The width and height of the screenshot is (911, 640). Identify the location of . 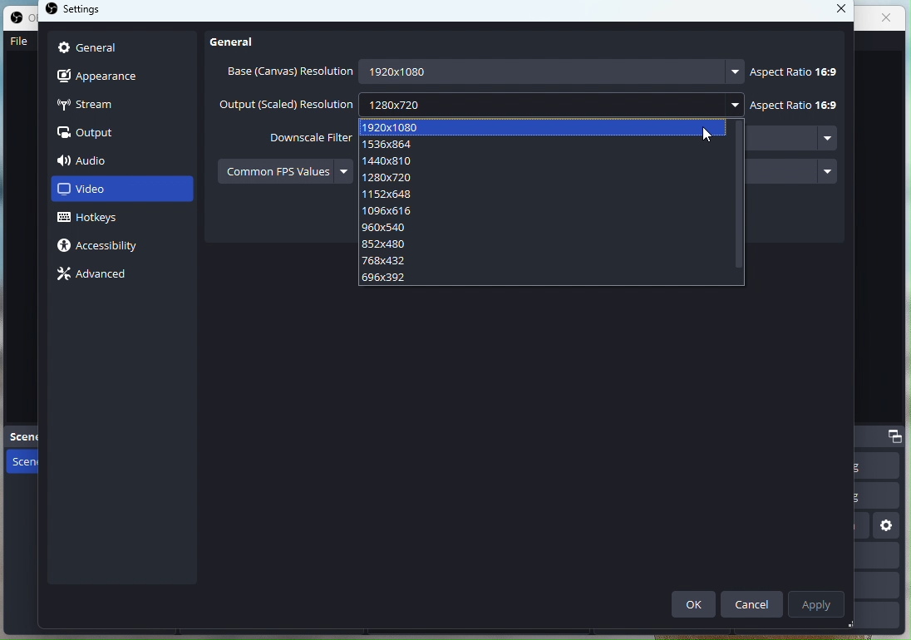
(825, 139).